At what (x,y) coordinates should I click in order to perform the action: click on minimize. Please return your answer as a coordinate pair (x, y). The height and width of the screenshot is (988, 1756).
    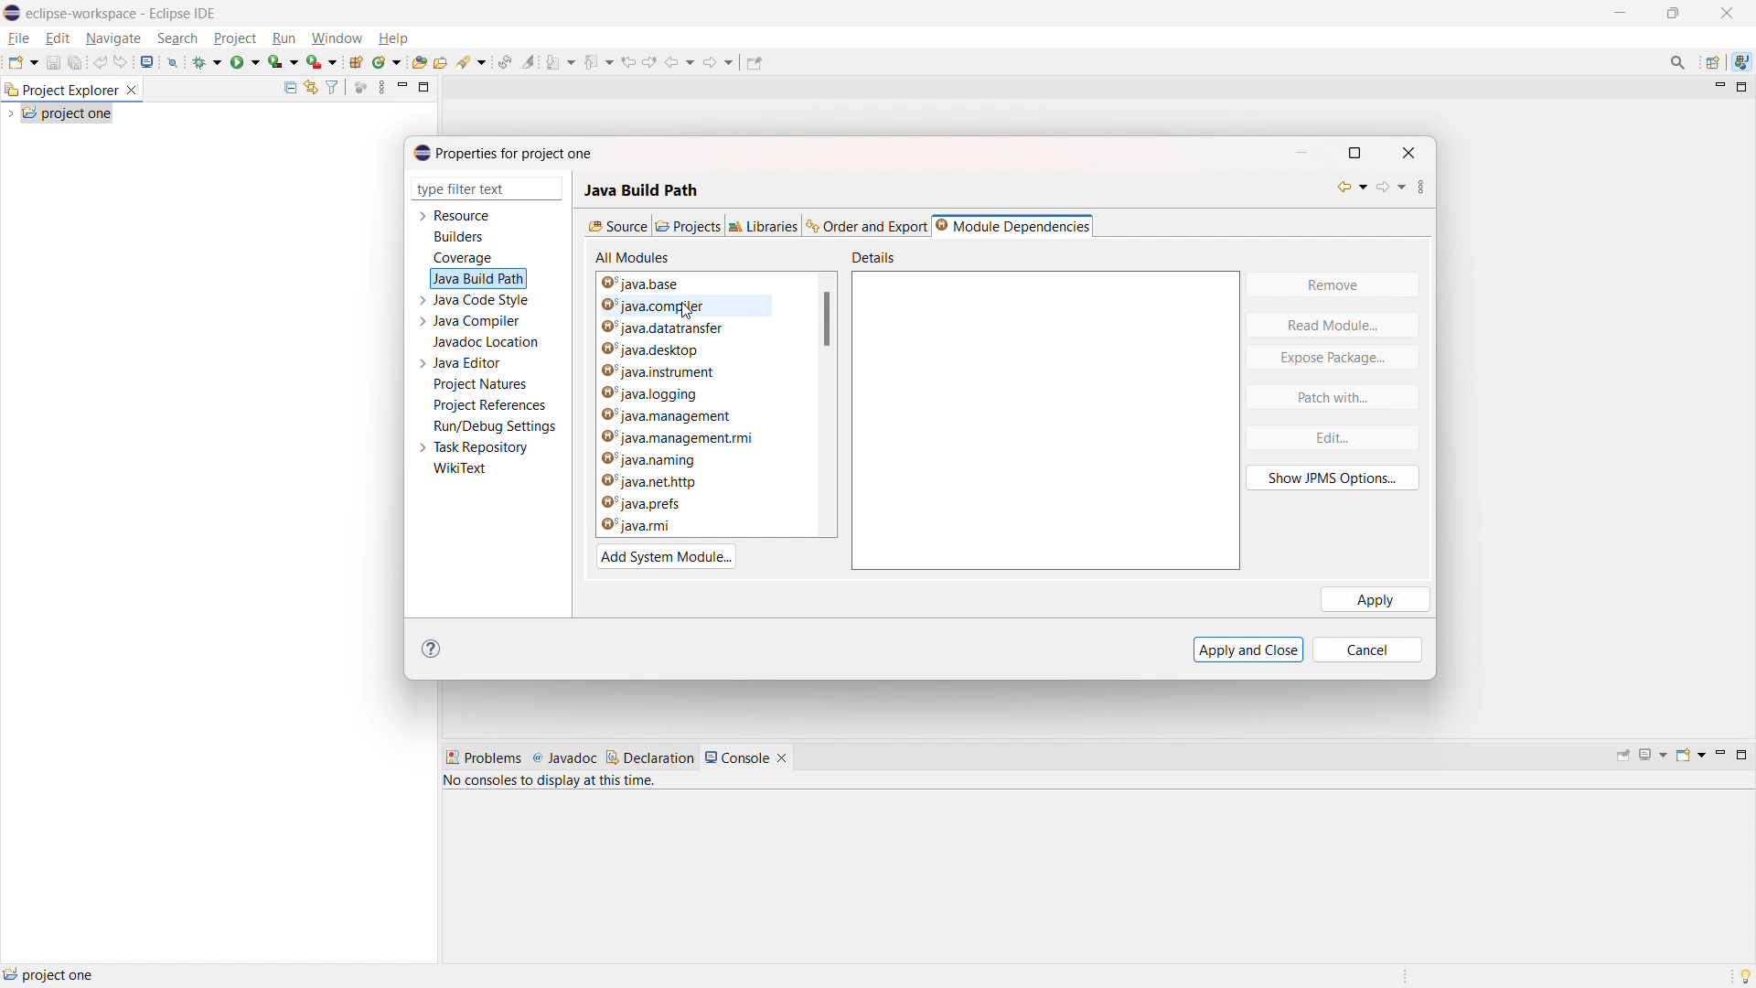
    Looking at the image, I should click on (1304, 151).